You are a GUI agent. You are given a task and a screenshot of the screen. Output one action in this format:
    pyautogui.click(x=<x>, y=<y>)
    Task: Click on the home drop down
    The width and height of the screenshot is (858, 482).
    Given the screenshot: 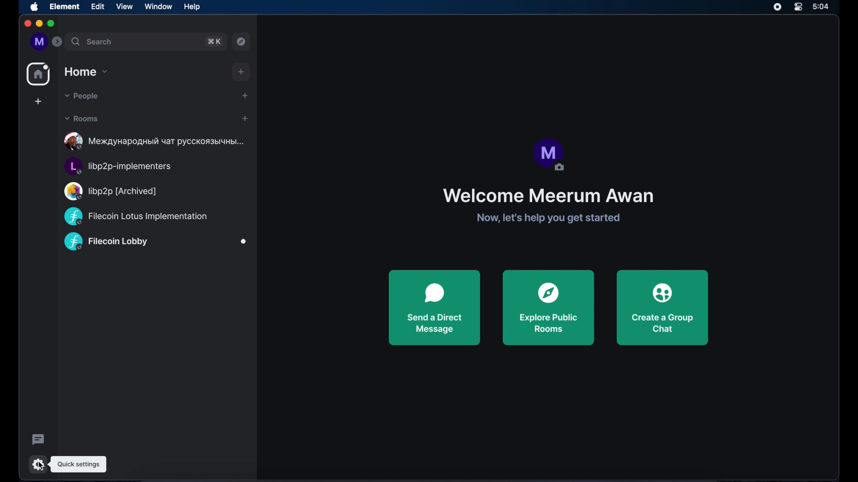 What is the action you would take?
    pyautogui.click(x=86, y=72)
    